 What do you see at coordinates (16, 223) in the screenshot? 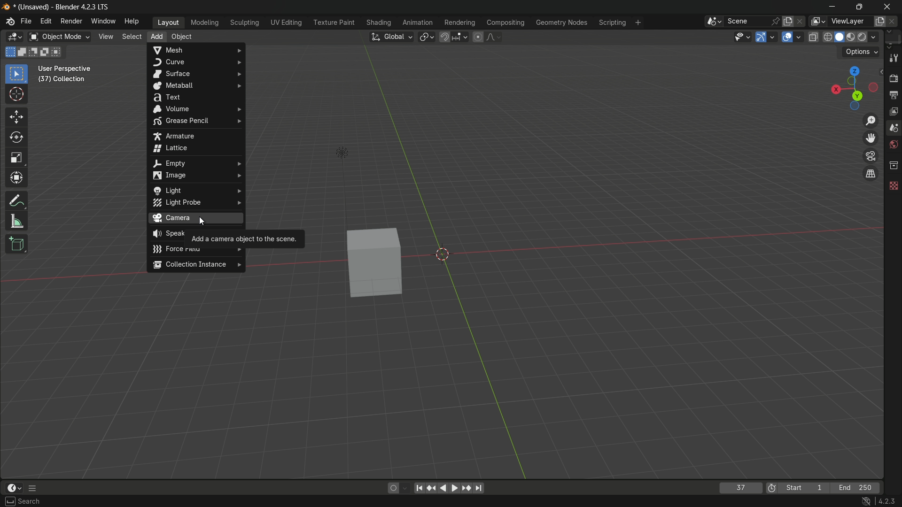
I see `measure` at bounding box center [16, 223].